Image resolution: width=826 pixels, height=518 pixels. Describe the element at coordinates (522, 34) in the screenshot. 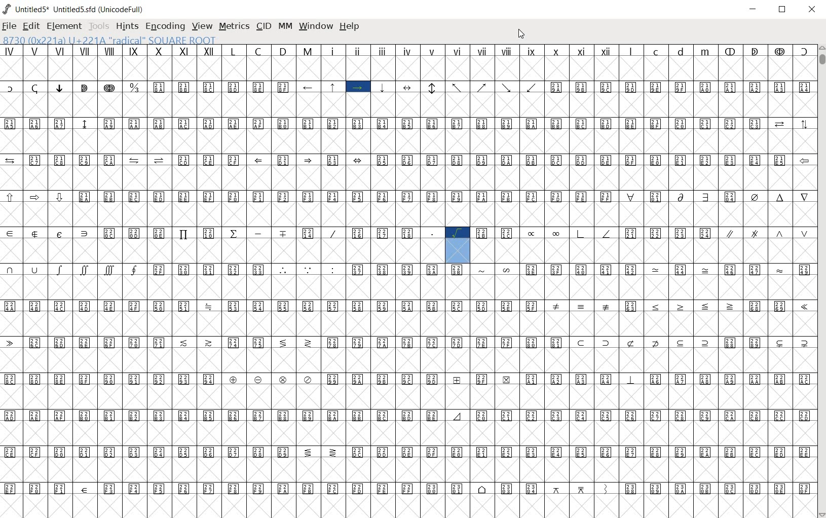

I see `CURSOR` at that location.